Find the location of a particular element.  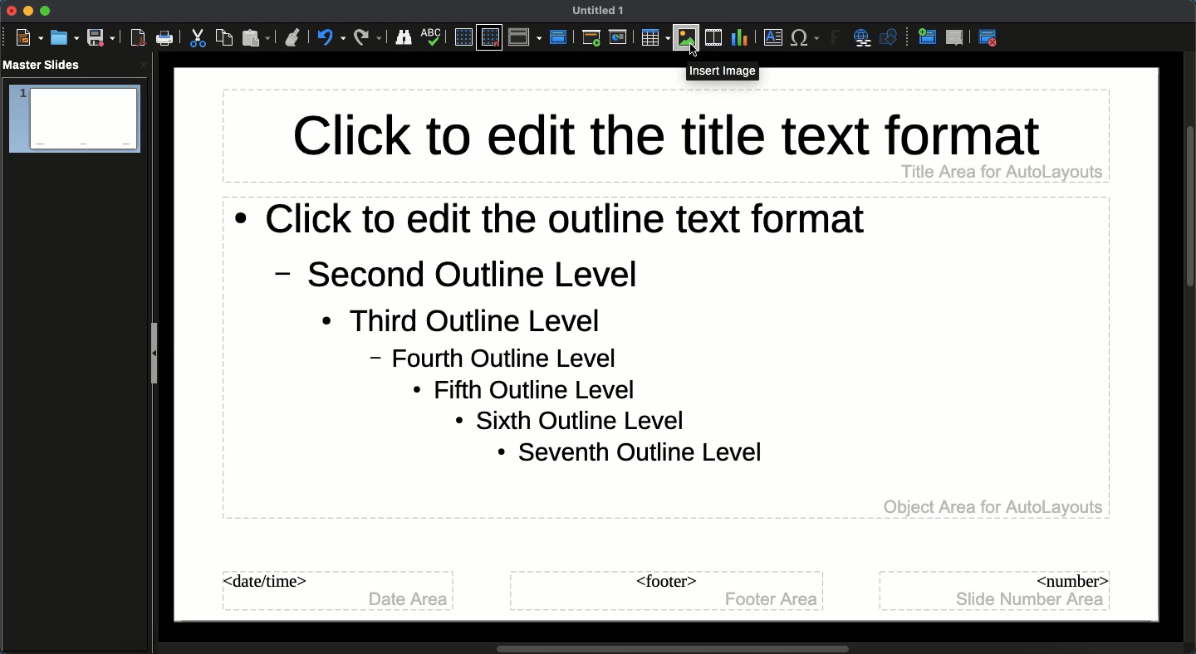

Save is located at coordinates (100, 38).